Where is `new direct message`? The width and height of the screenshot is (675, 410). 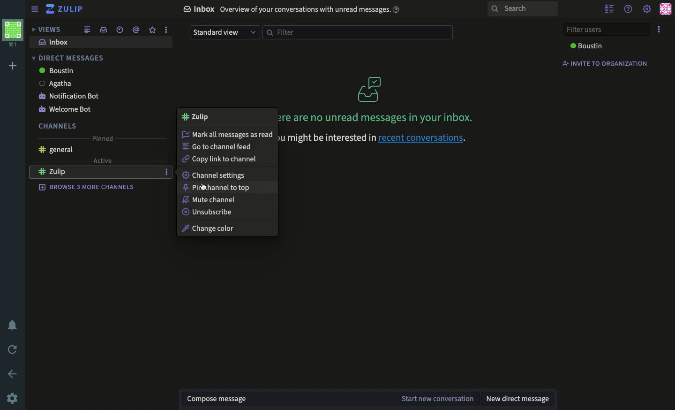 new direct message is located at coordinates (517, 398).